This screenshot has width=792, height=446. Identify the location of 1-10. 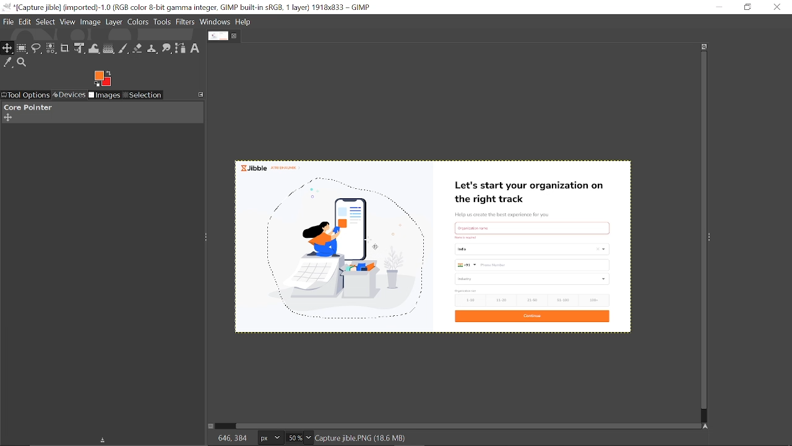
(467, 300).